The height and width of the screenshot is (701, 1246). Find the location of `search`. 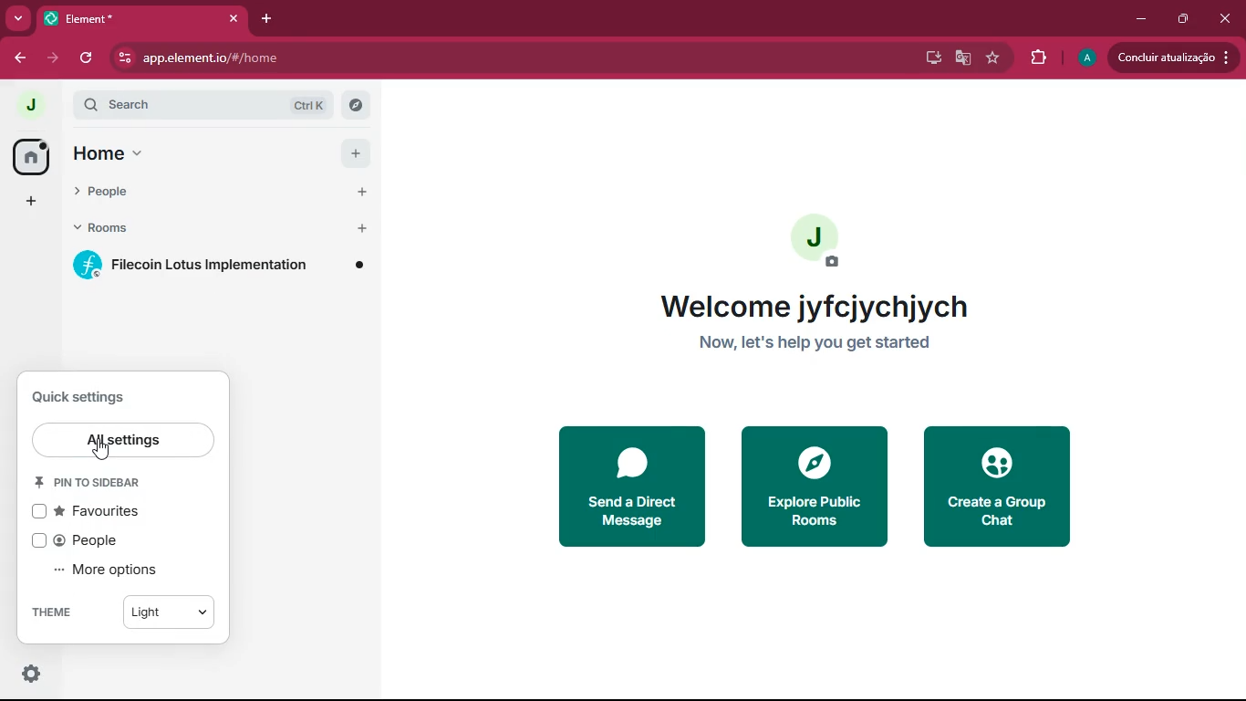

search is located at coordinates (215, 107).